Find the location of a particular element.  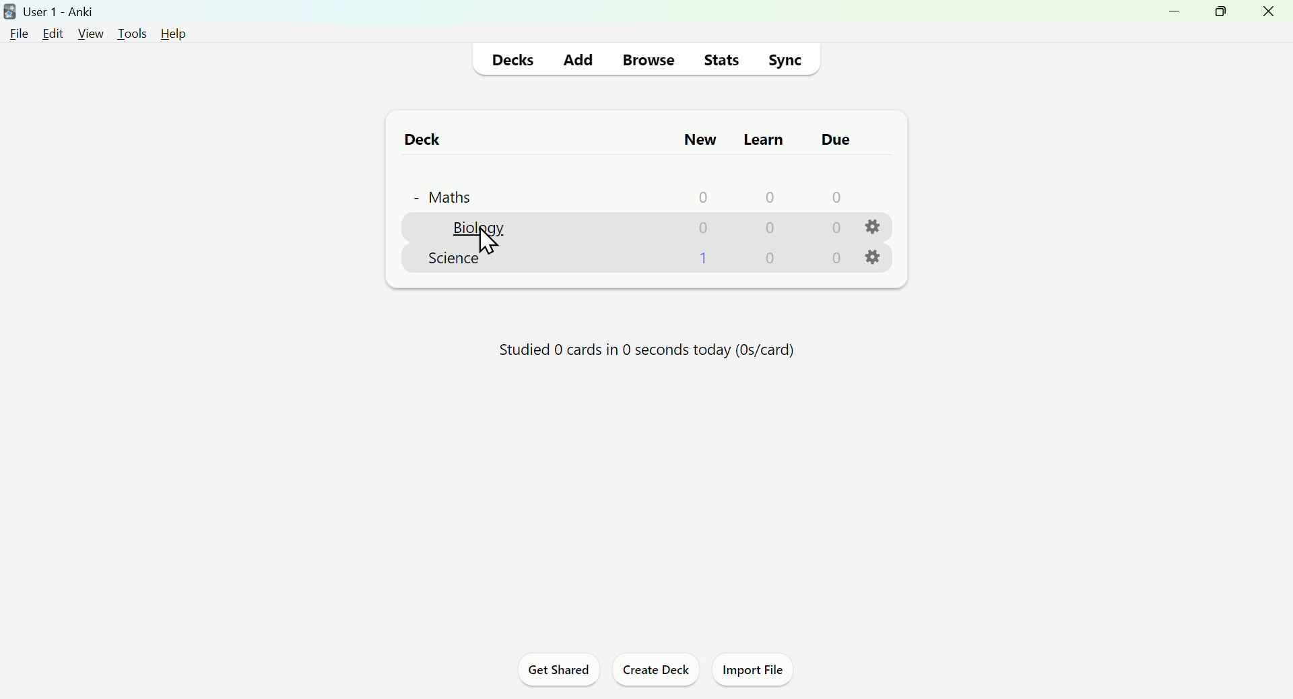

Import File is located at coordinates (752, 671).